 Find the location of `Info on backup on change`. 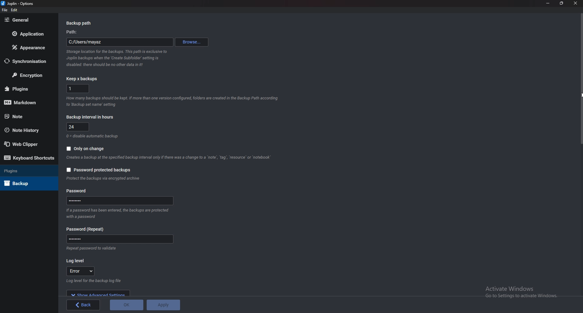

Info on backup on change is located at coordinates (169, 158).